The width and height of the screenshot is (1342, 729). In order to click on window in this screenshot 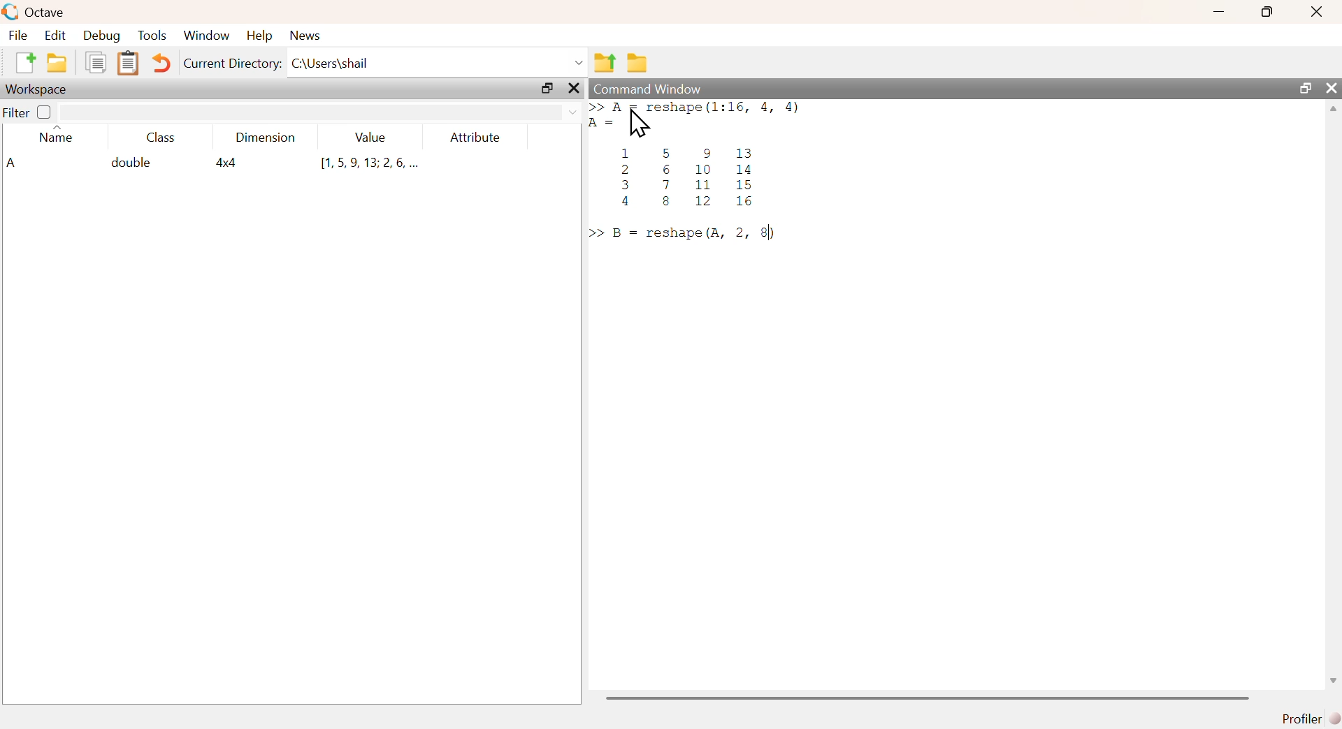, I will do `click(208, 35)`.